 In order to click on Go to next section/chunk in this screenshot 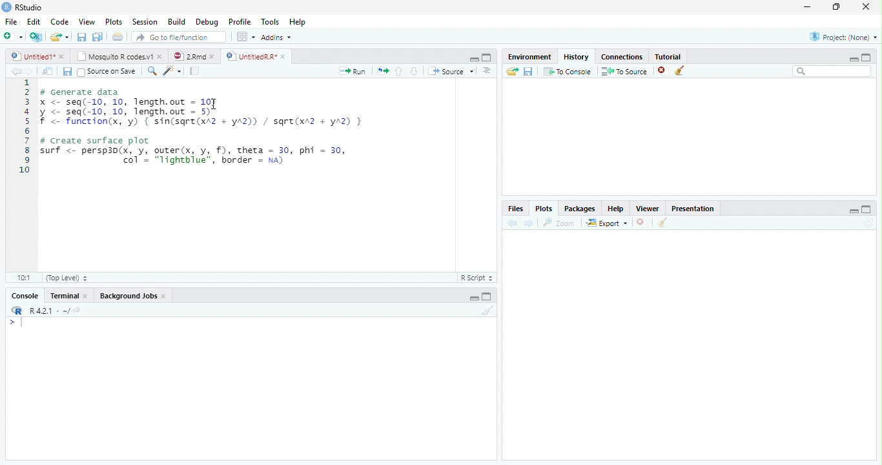, I will do `click(414, 70)`.